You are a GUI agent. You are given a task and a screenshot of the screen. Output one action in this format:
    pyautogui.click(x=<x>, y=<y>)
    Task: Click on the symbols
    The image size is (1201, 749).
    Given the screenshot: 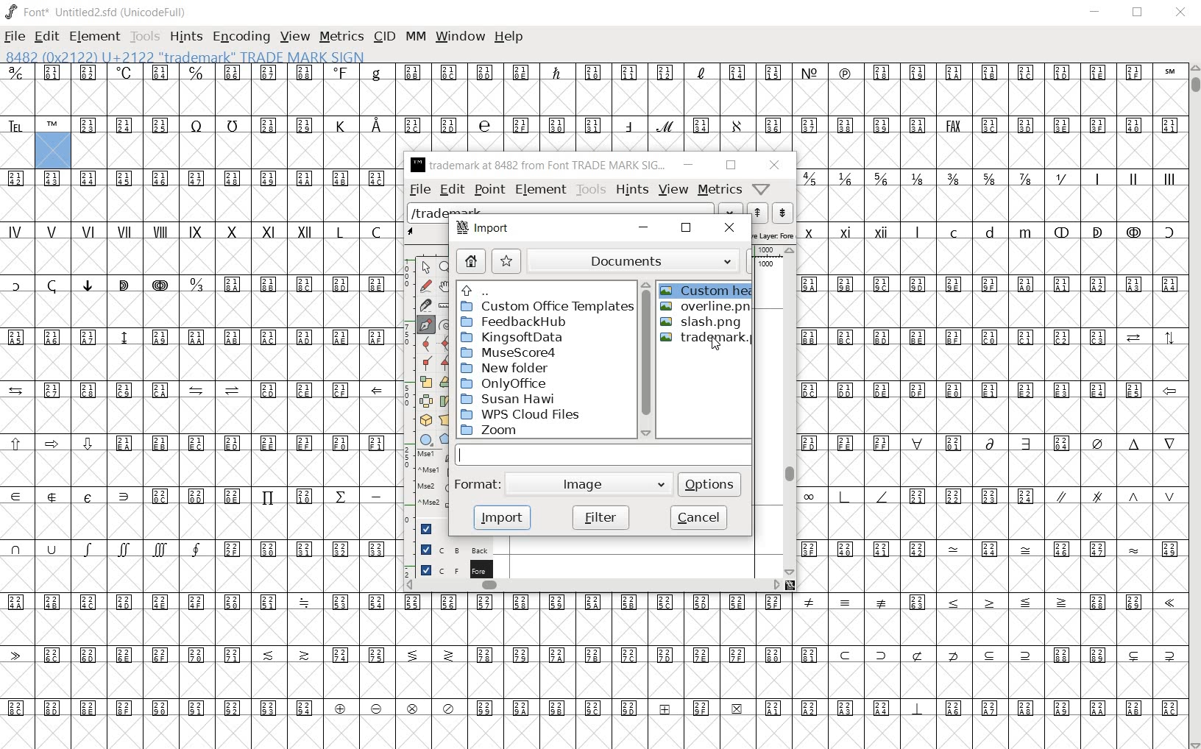 What is the action you would take?
    pyautogui.click(x=199, y=520)
    